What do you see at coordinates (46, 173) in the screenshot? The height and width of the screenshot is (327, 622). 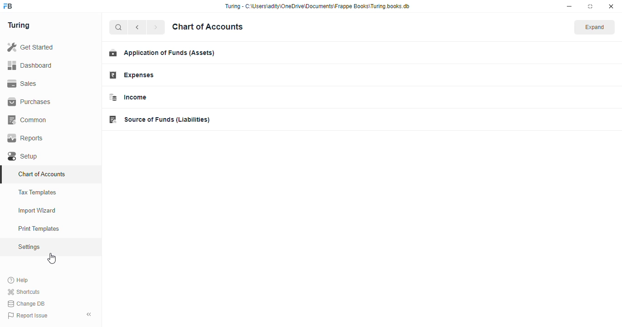 I see `Chart of Accounts` at bounding box center [46, 173].